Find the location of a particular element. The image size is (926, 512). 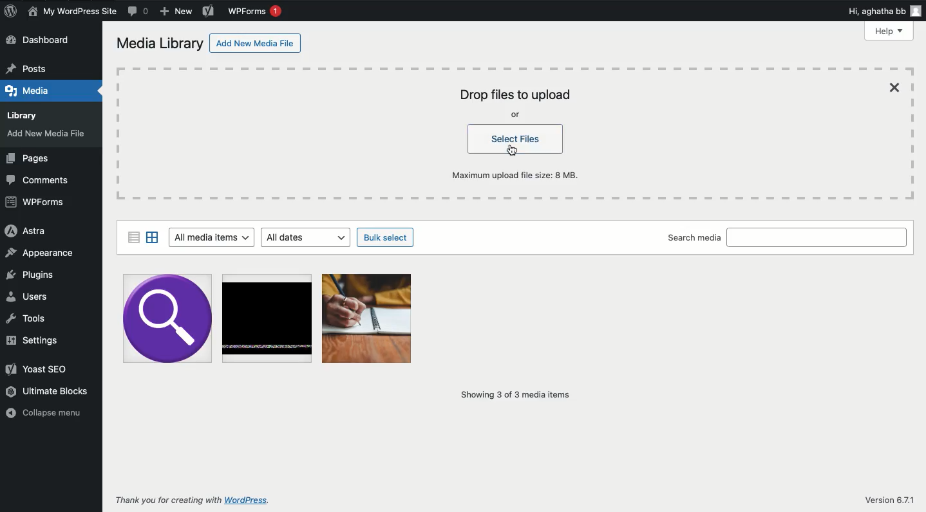

Drop files to upload is located at coordinates (515, 95).